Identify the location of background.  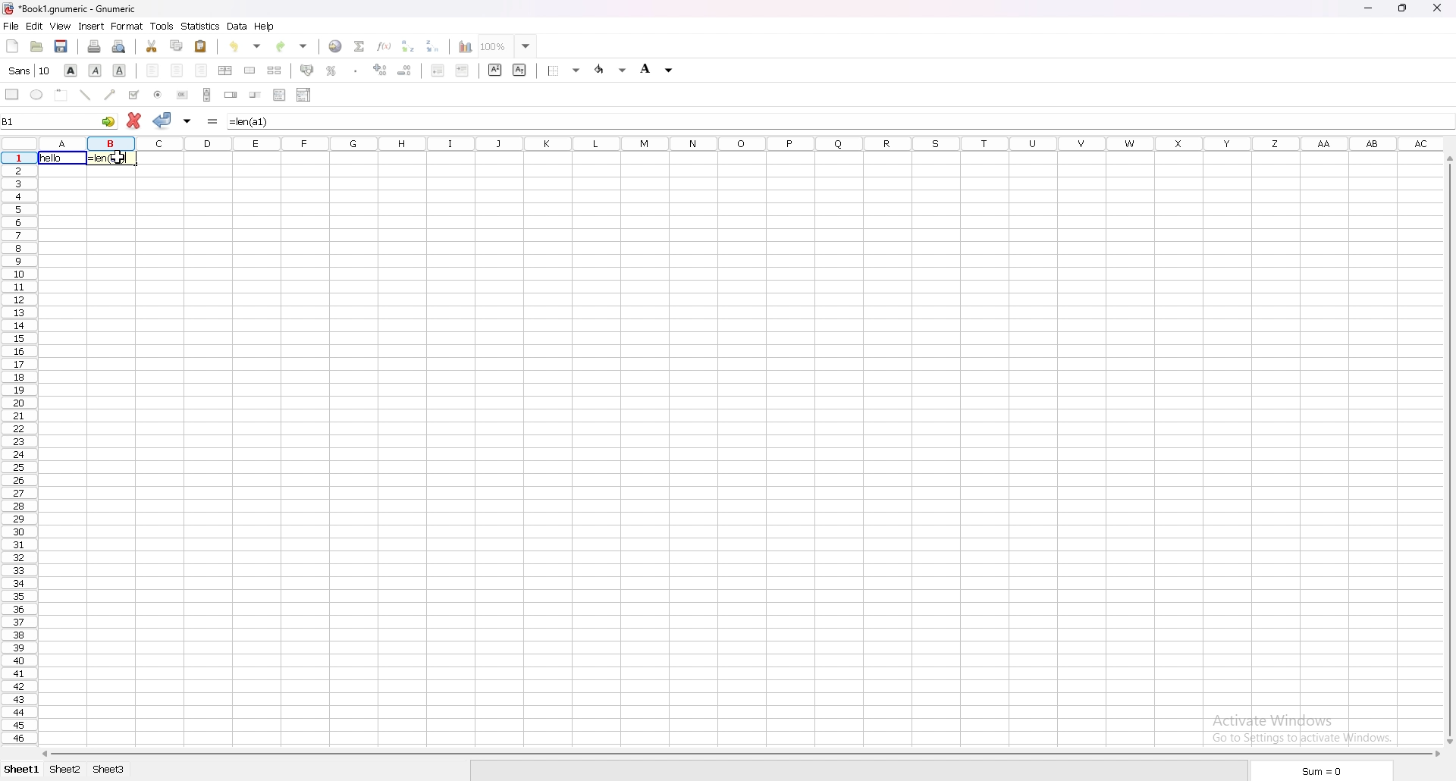
(566, 70).